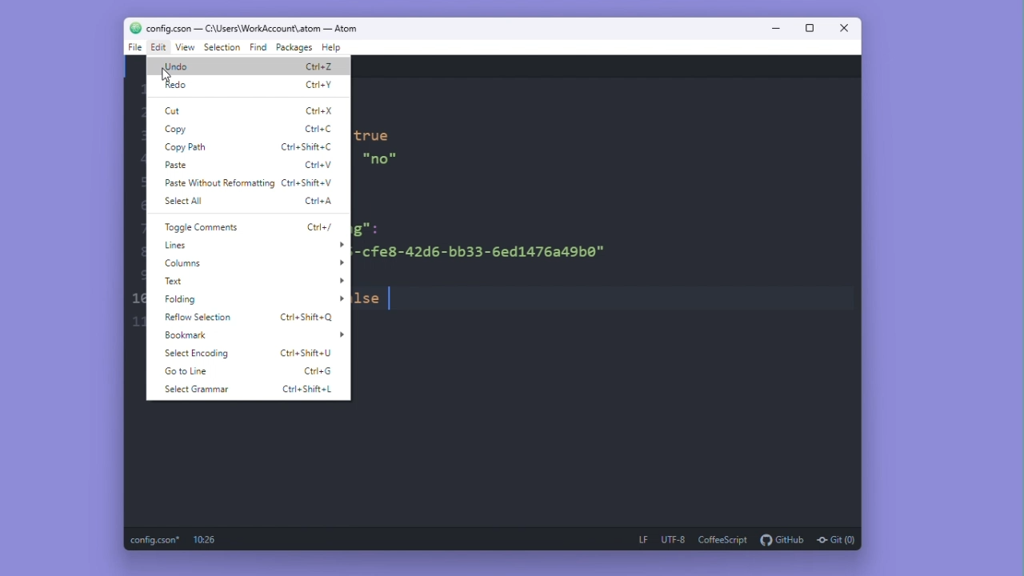 Image resolution: width=1024 pixels, height=576 pixels. What do you see at coordinates (310, 146) in the screenshot?
I see `ctrl+shift+c` at bounding box center [310, 146].